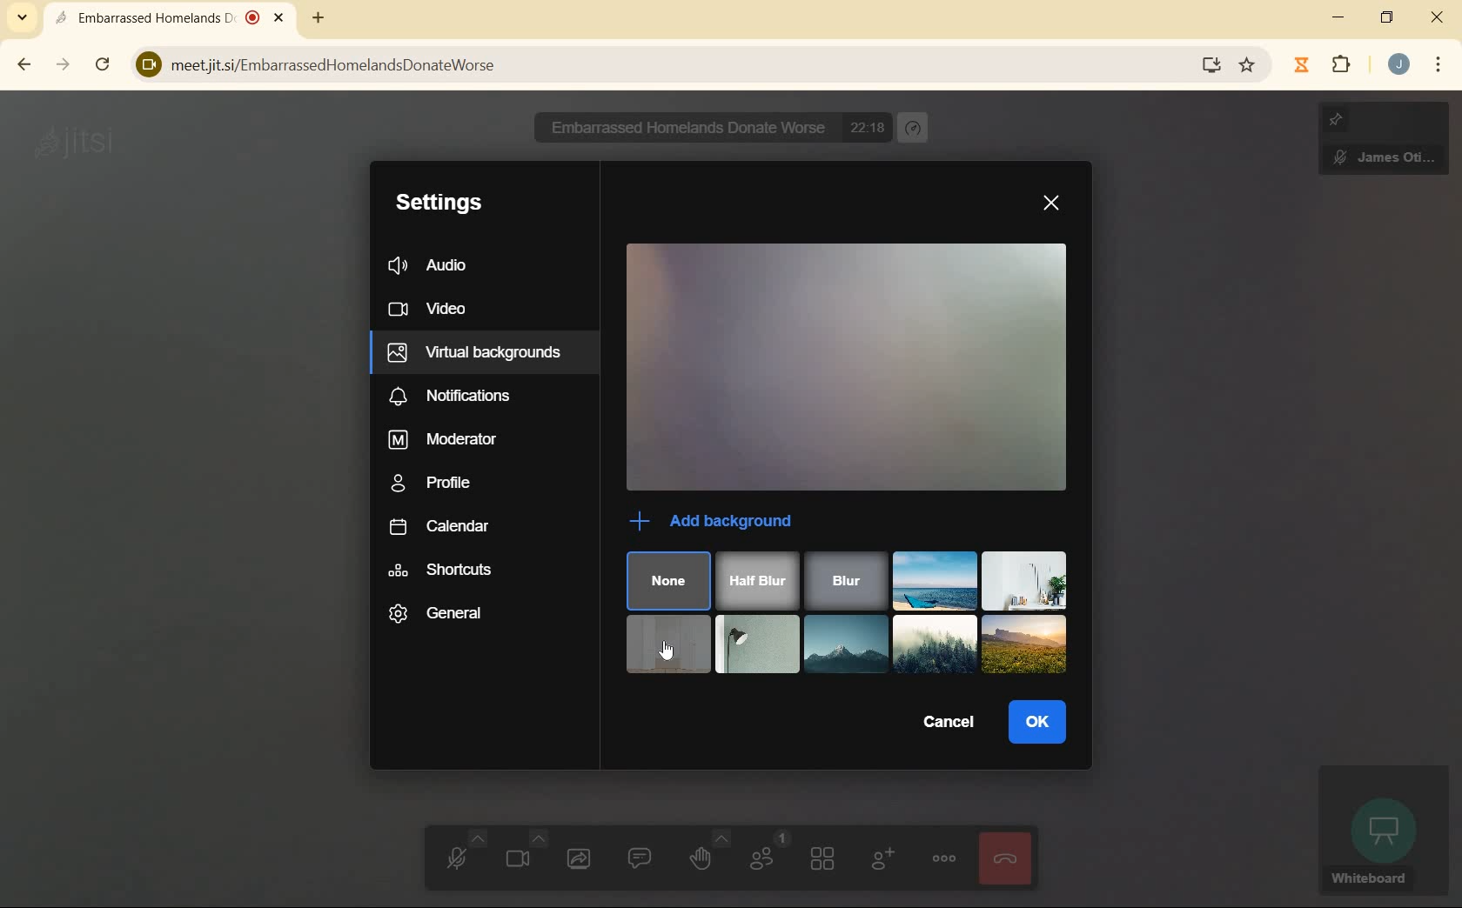 The image size is (1462, 908). I want to click on sunrise, so click(1023, 645).